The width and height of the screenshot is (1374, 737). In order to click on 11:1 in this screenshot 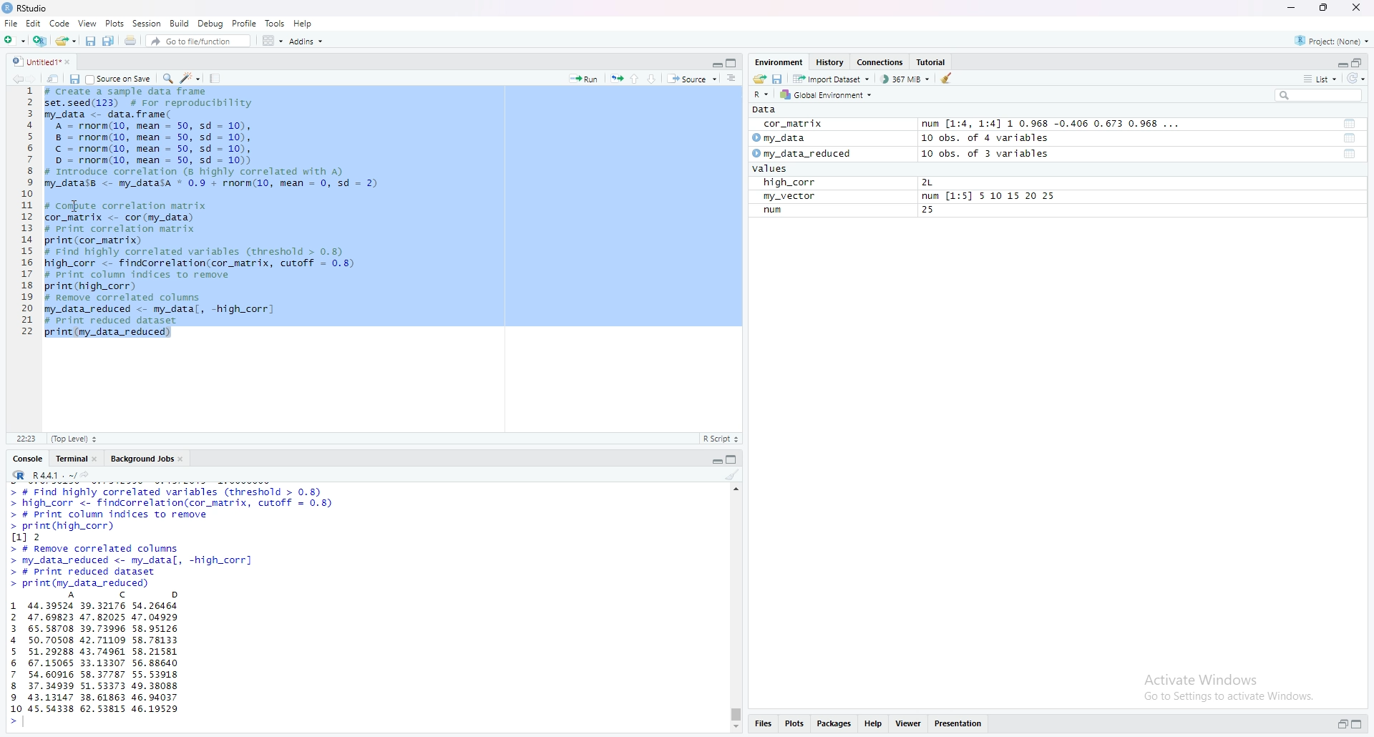, I will do `click(28, 439)`.